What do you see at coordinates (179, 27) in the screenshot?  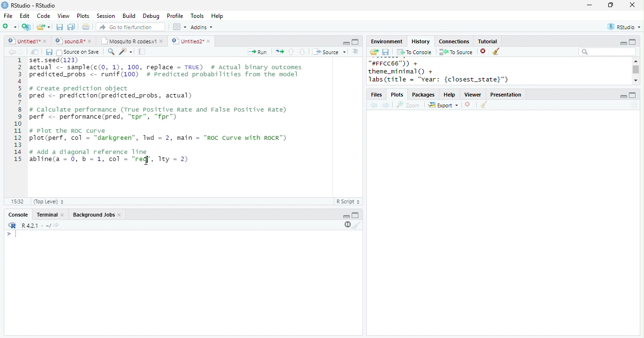 I see `options` at bounding box center [179, 27].